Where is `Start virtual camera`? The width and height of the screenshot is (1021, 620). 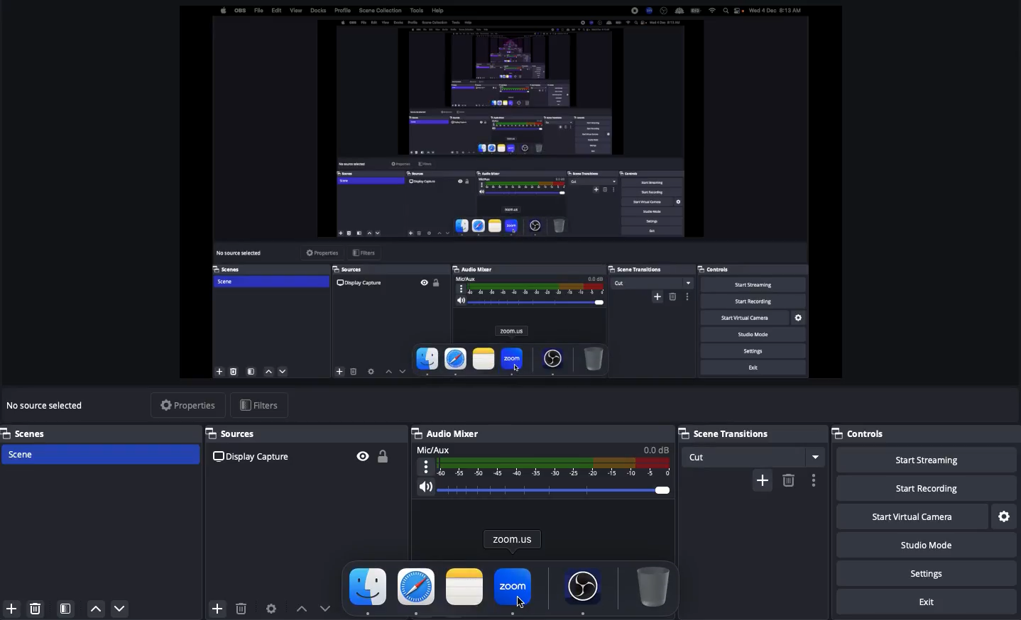
Start virtual camera is located at coordinates (910, 517).